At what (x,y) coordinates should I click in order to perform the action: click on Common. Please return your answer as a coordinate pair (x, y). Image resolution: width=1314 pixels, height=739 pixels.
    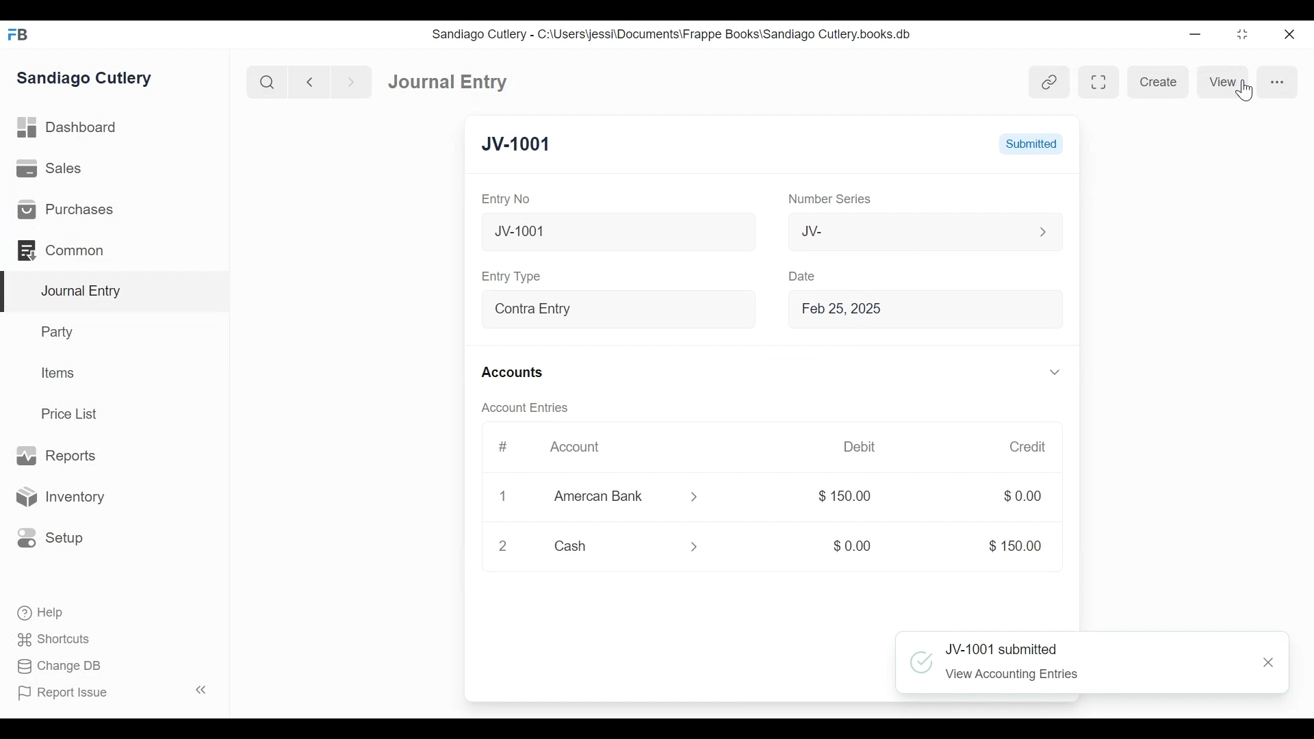
    Looking at the image, I should click on (68, 250).